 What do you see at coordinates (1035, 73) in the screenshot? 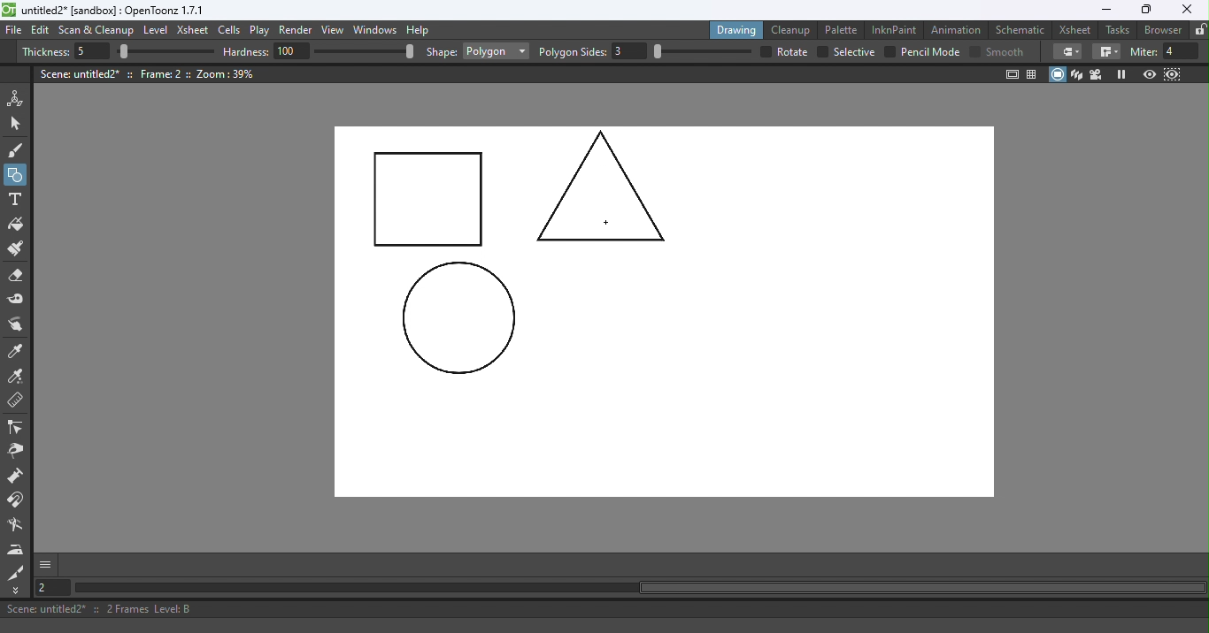
I see `Field guide` at bounding box center [1035, 73].